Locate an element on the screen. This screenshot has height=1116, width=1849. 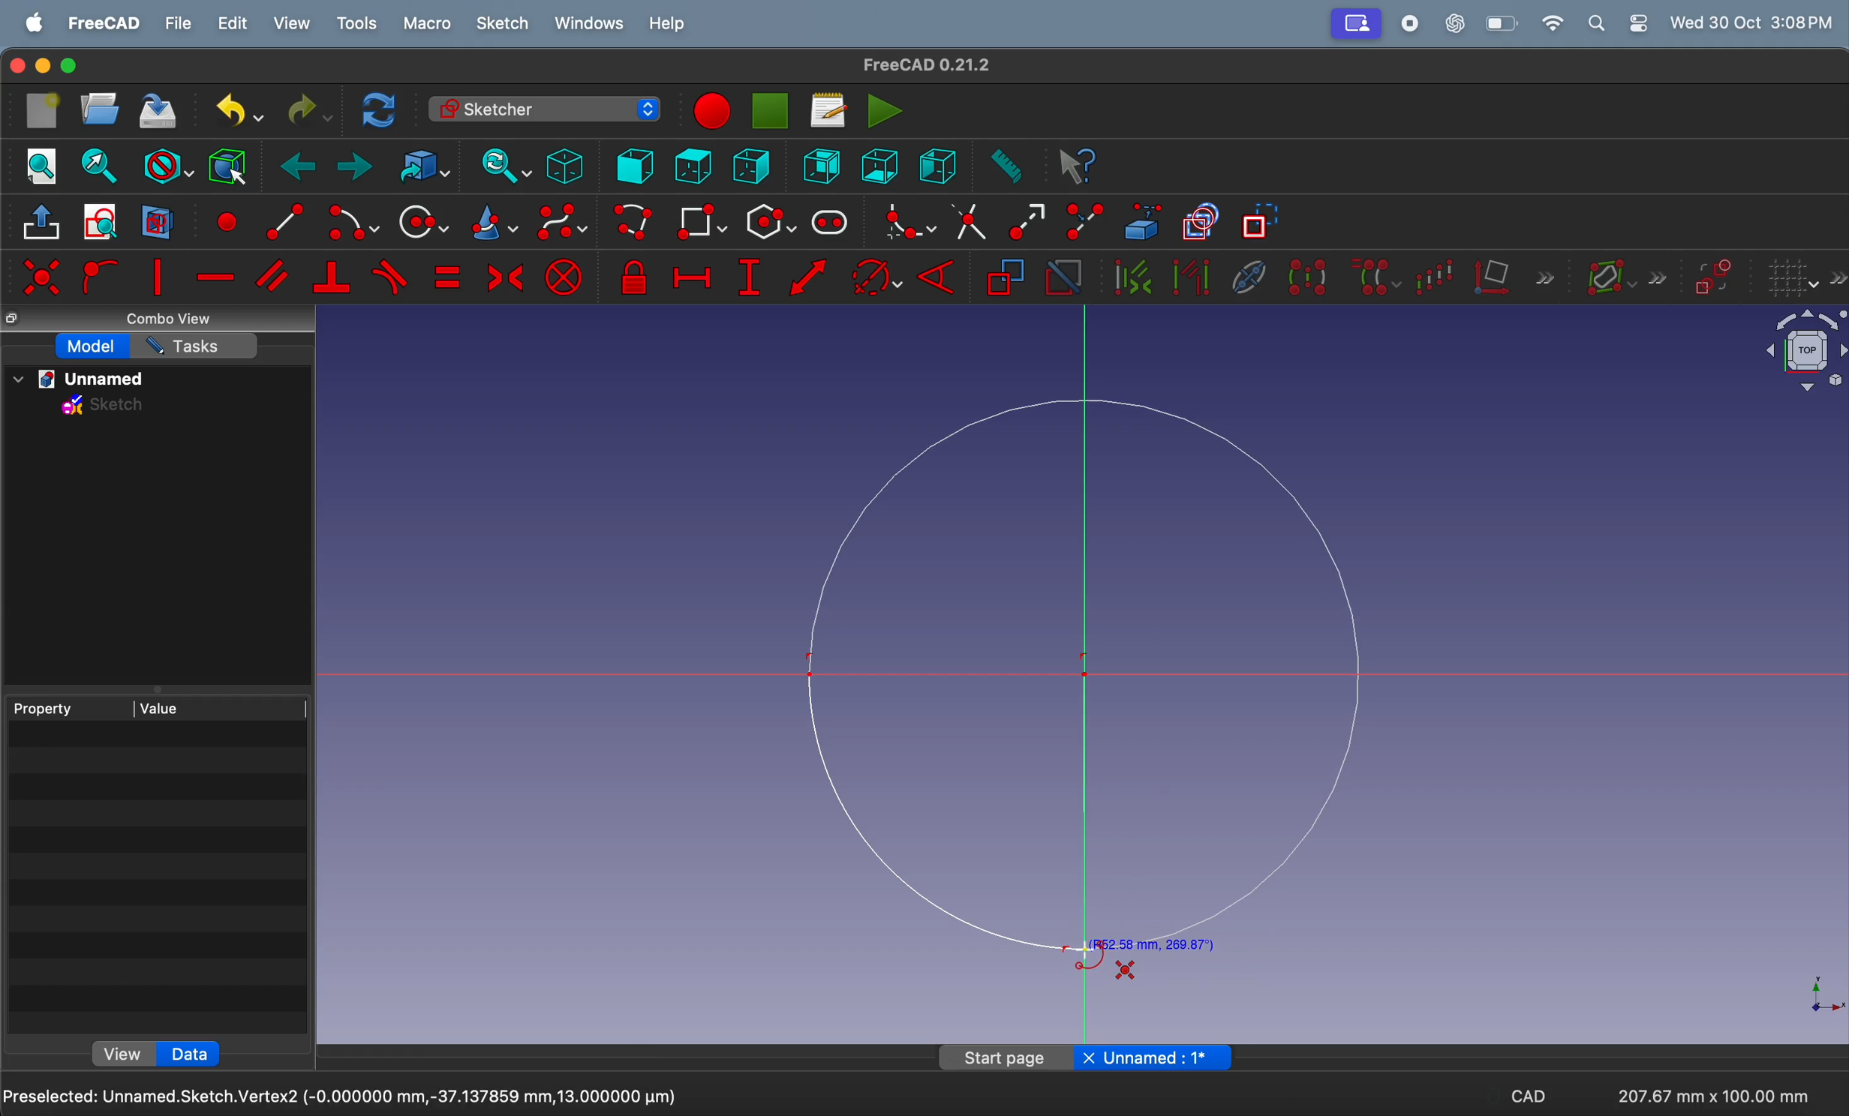
read marco is located at coordinates (828, 110).